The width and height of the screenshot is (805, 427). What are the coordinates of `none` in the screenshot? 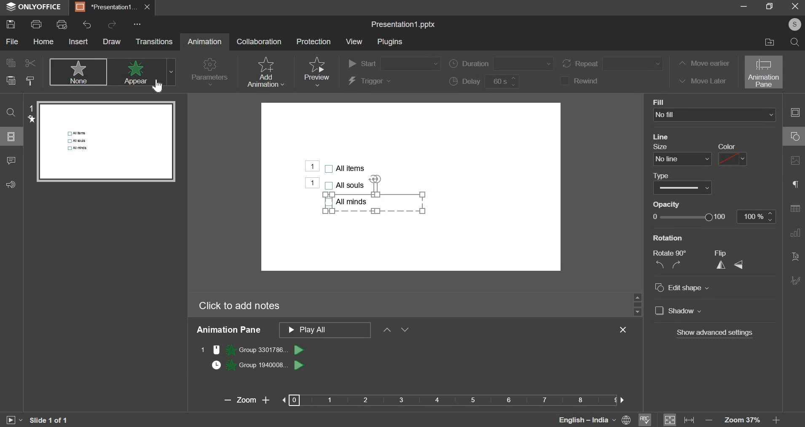 It's located at (77, 72).